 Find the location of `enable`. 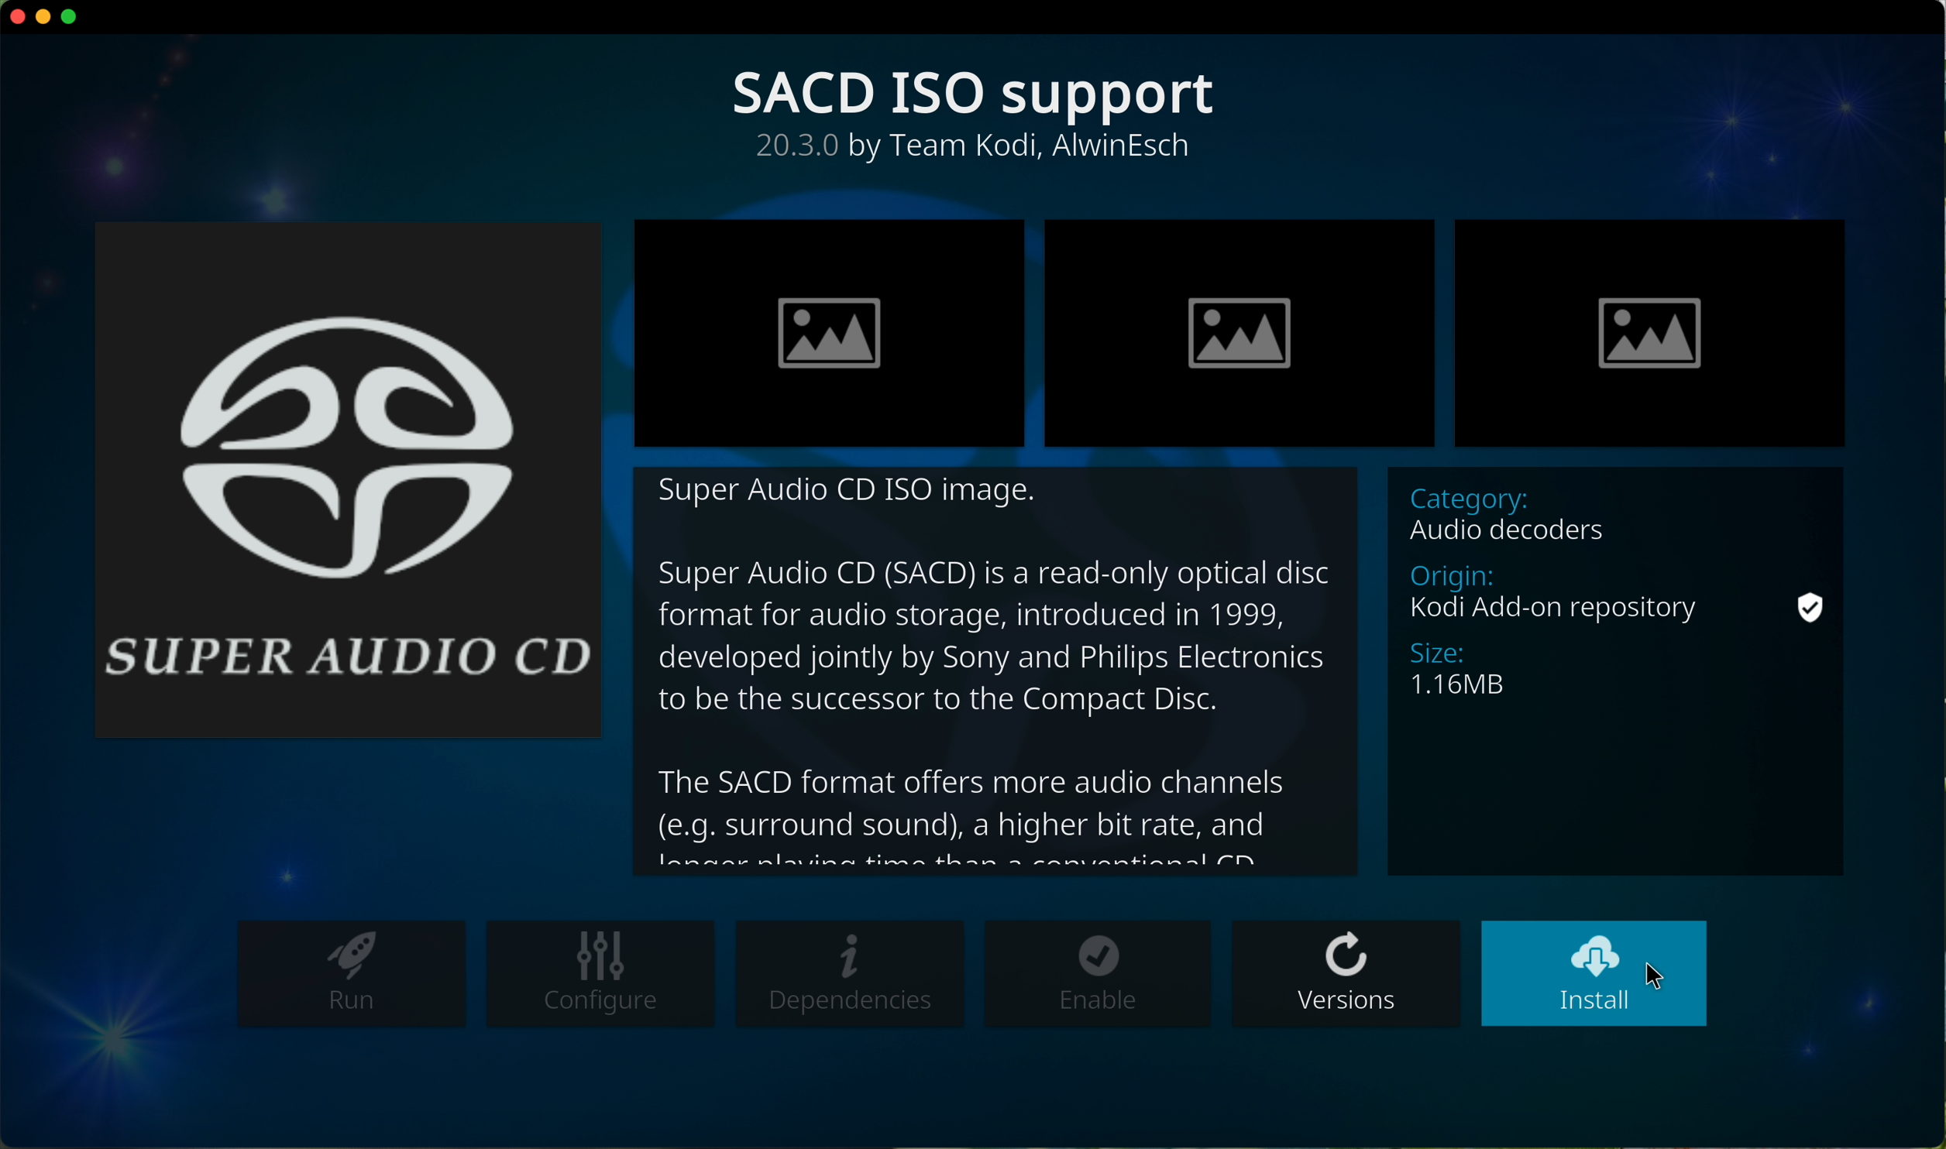

enable is located at coordinates (1099, 975).